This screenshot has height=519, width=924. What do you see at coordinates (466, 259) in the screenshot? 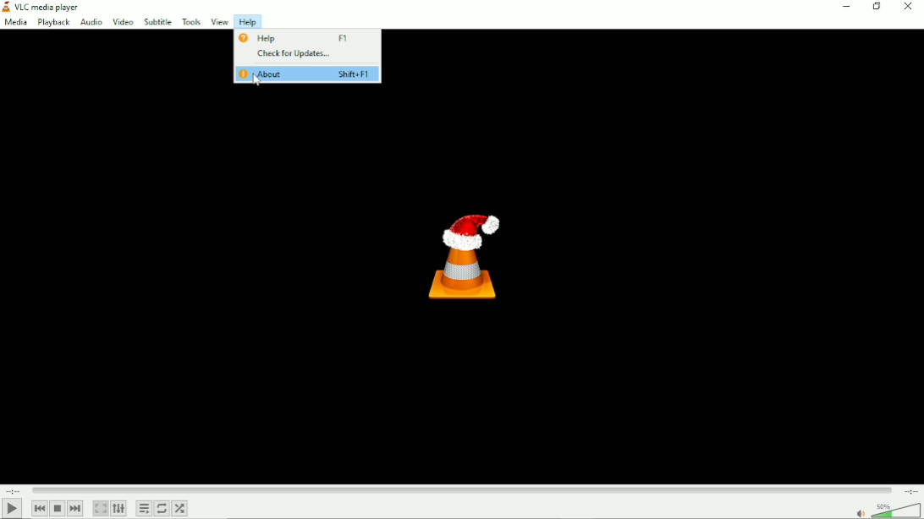
I see `Logo` at bounding box center [466, 259].